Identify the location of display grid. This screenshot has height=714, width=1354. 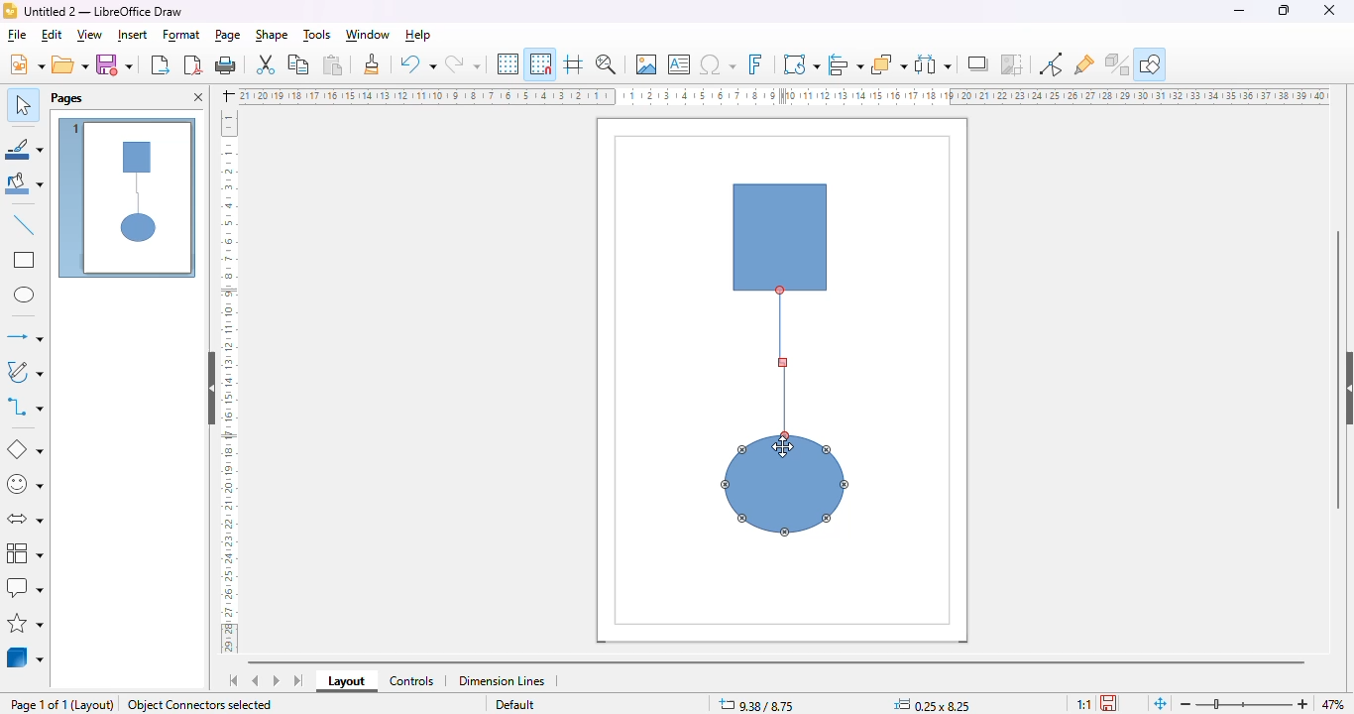
(508, 63).